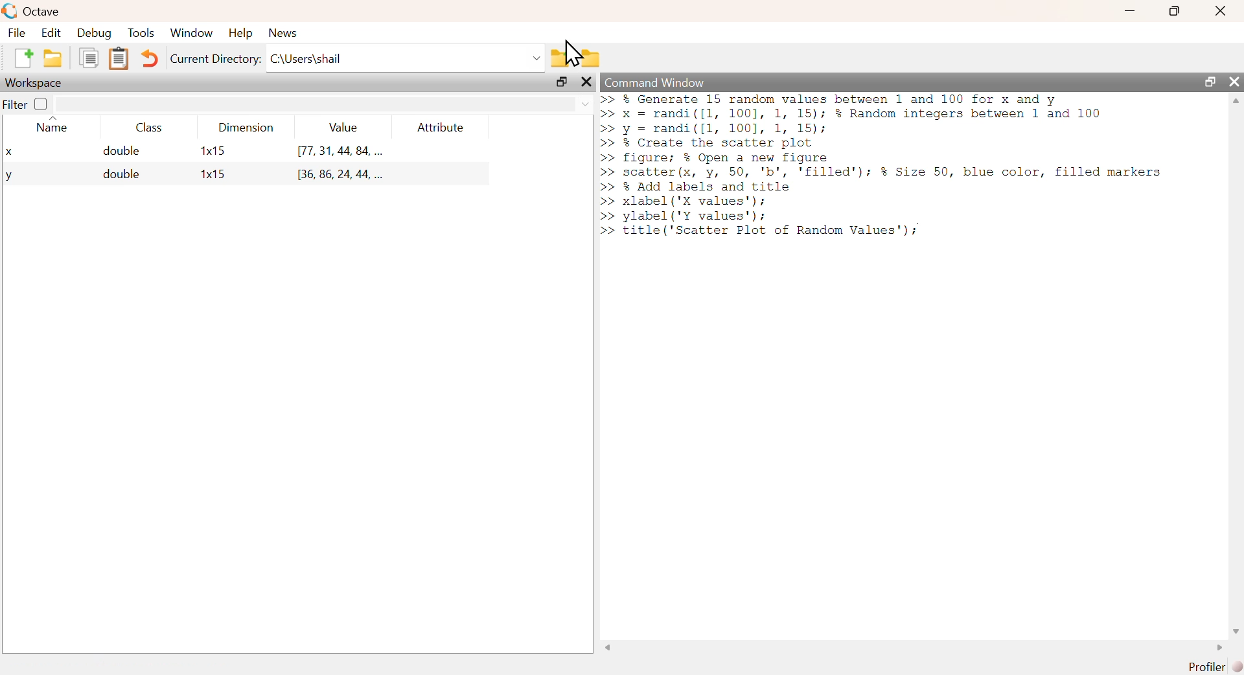  I want to click on Filter, so click(29, 104).